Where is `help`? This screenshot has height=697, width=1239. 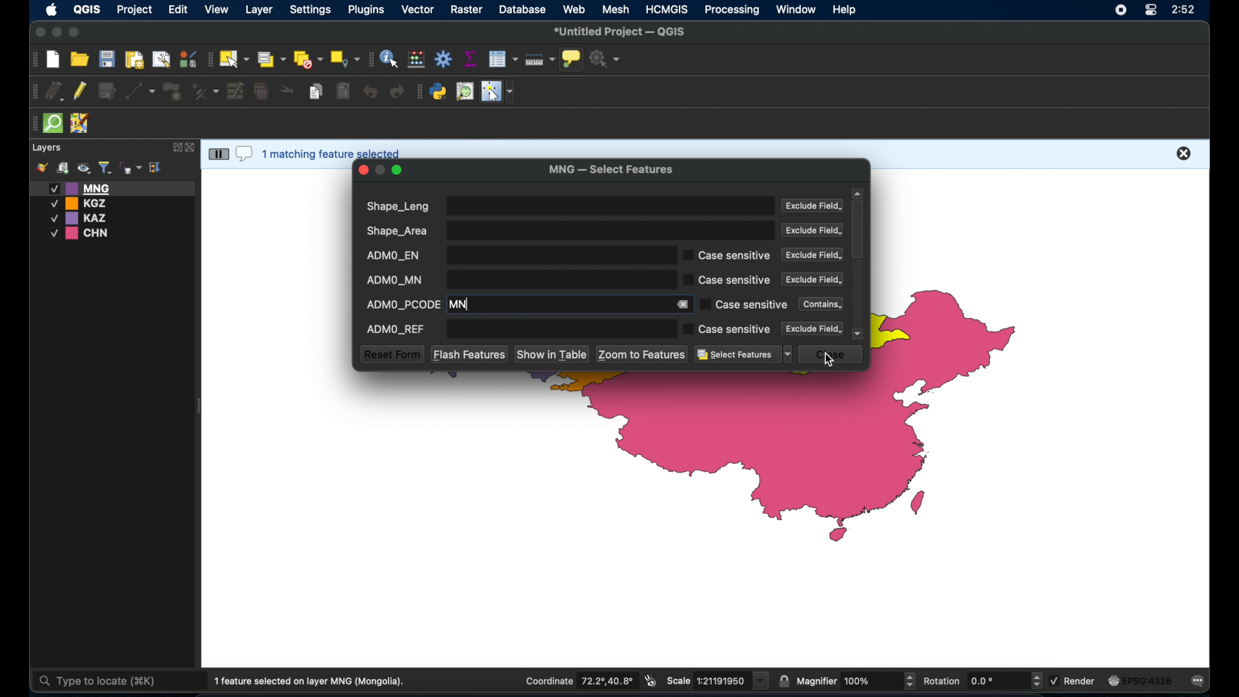 help is located at coordinates (846, 11).